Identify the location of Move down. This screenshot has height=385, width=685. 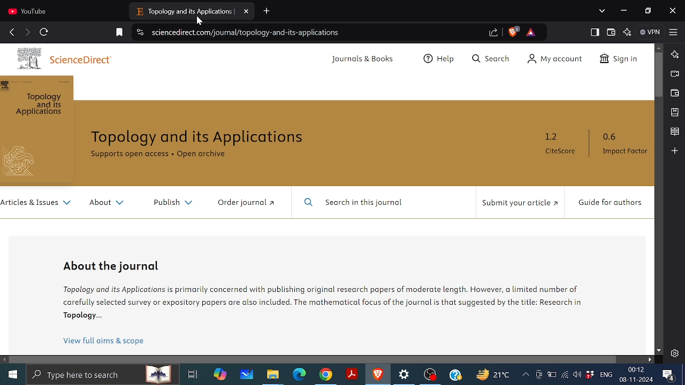
(659, 351).